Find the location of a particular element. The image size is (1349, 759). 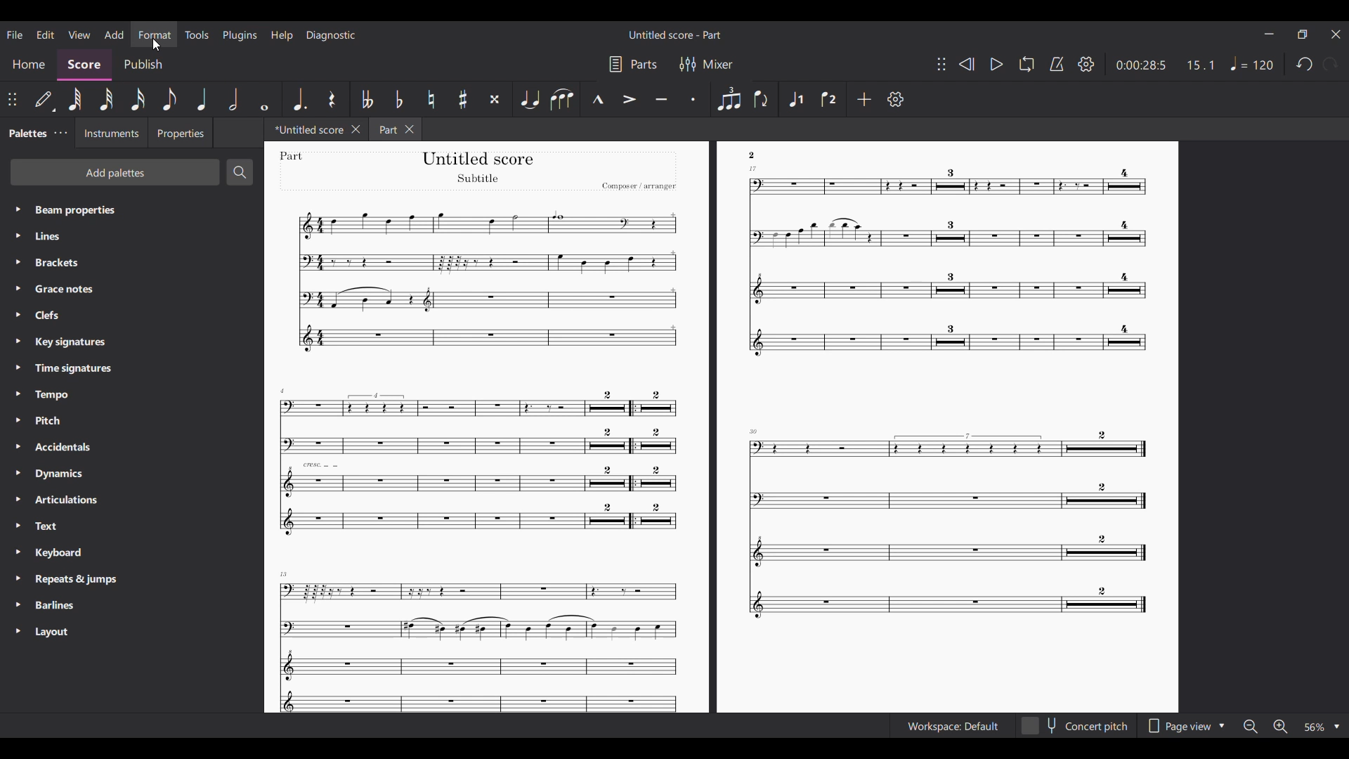

Toggle flat is located at coordinates (400, 100).